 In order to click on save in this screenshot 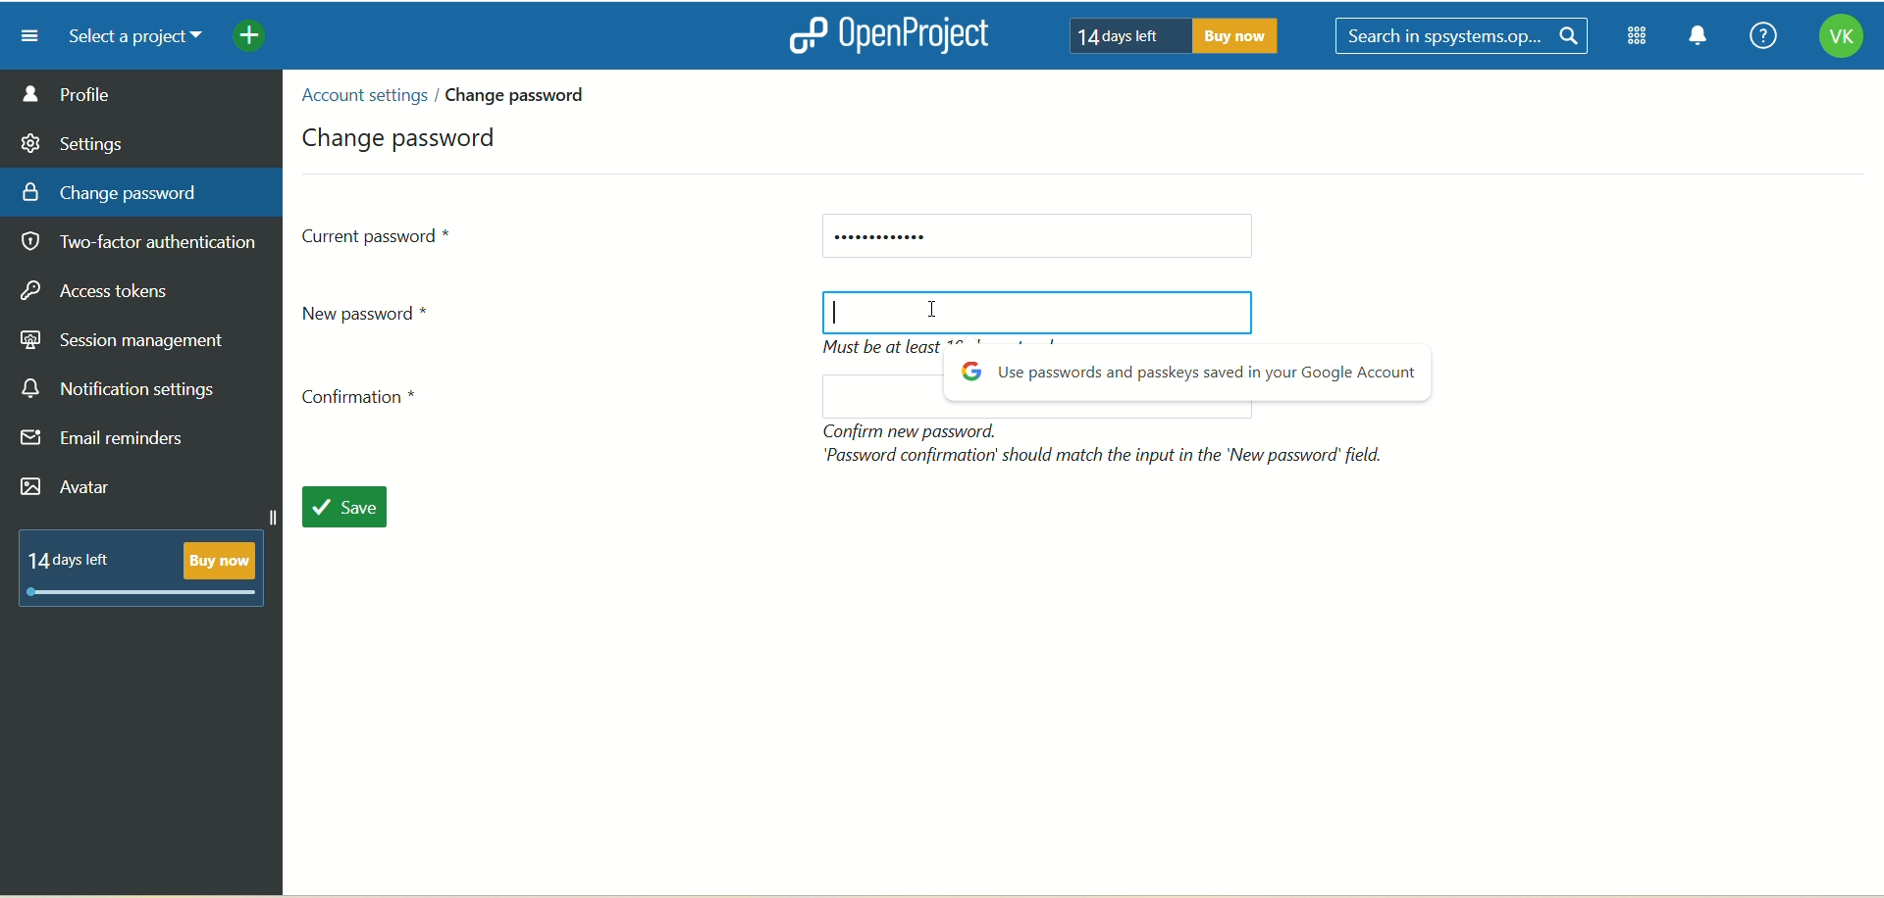, I will do `click(355, 510)`.